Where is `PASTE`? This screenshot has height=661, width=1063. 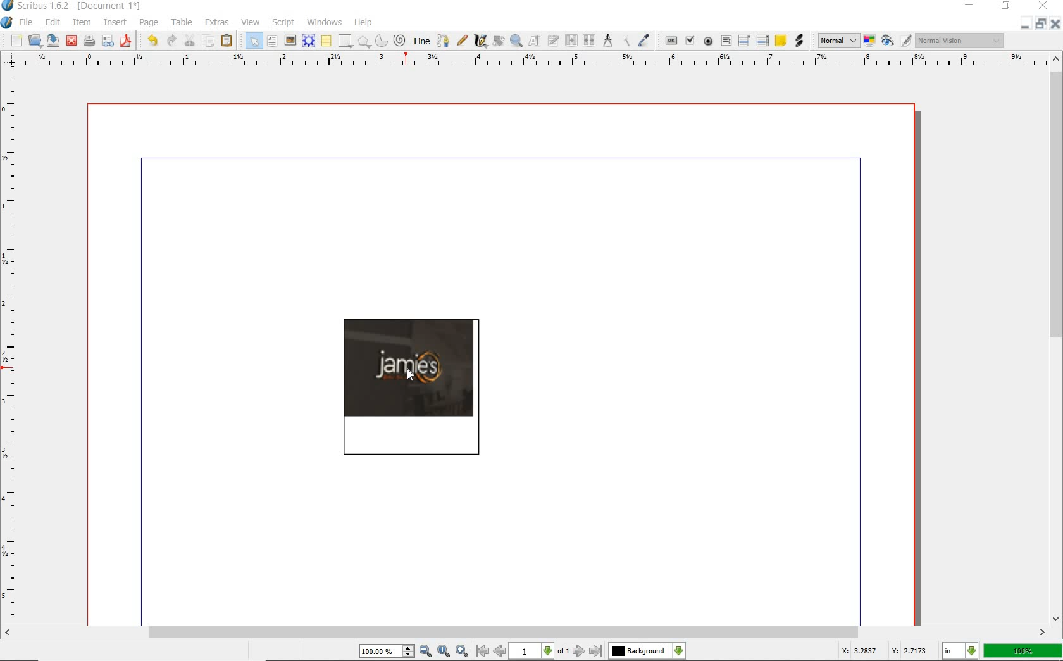
PASTE is located at coordinates (229, 41).